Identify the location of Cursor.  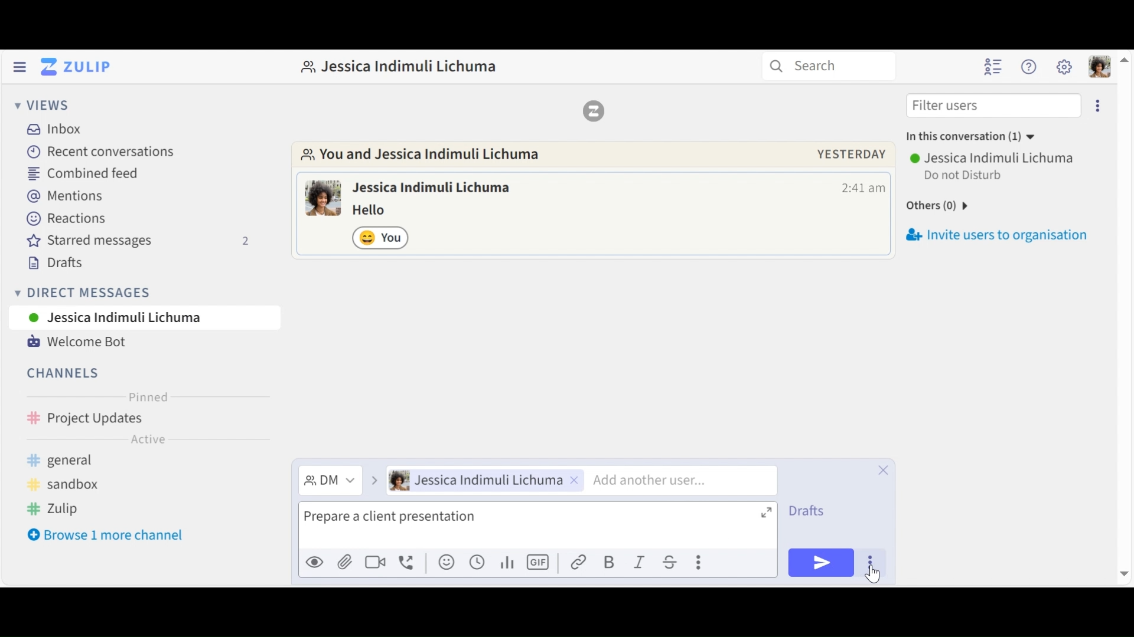
(872, 574).